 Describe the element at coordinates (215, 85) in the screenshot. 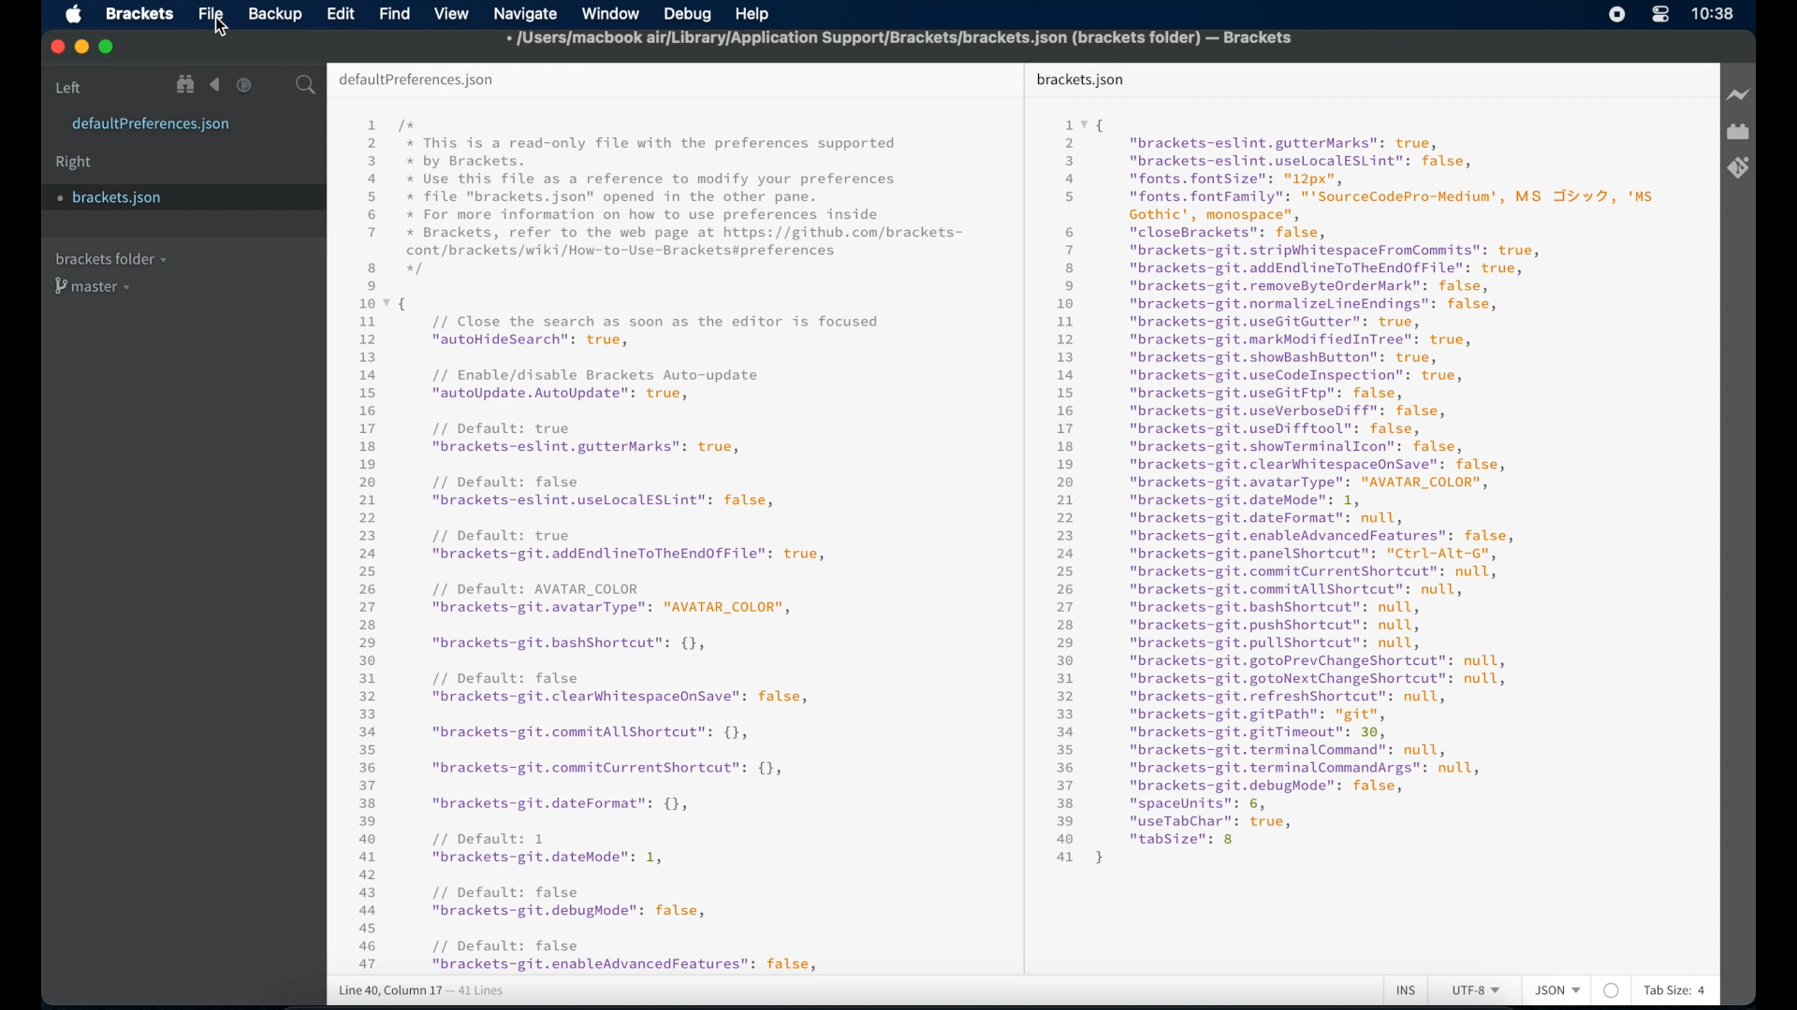

I see `navigate backward` at that location.